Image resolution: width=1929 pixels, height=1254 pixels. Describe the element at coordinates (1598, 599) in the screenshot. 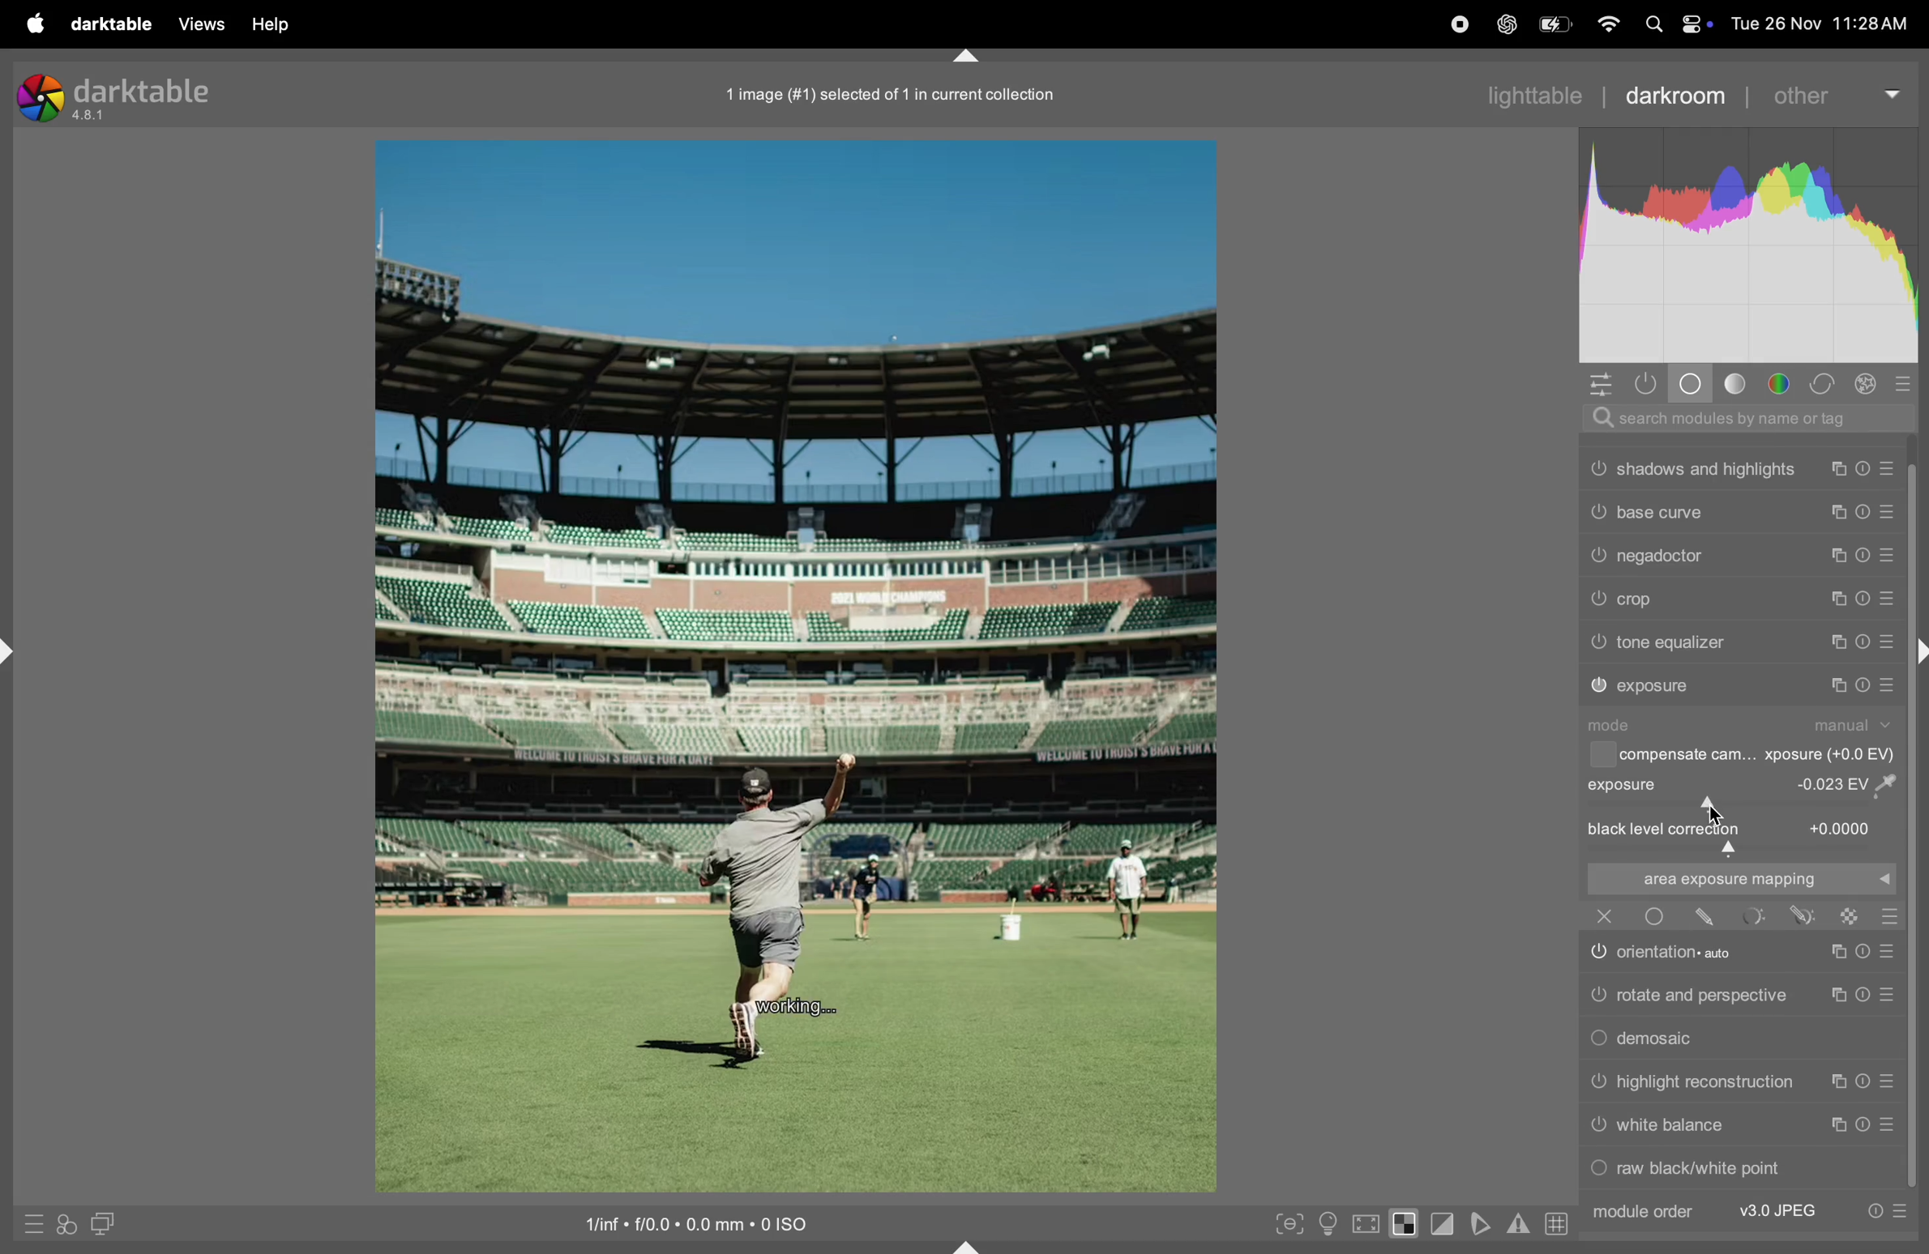

I see `Switch on or off` at that location.